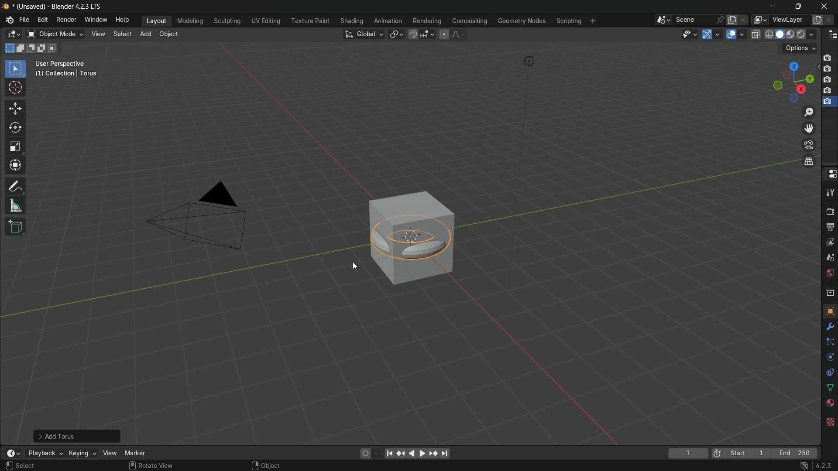 This screenshot has width=838, height=471. Describe the element at coordinates (828, 273) in the screenshot. I see `world` at that location.